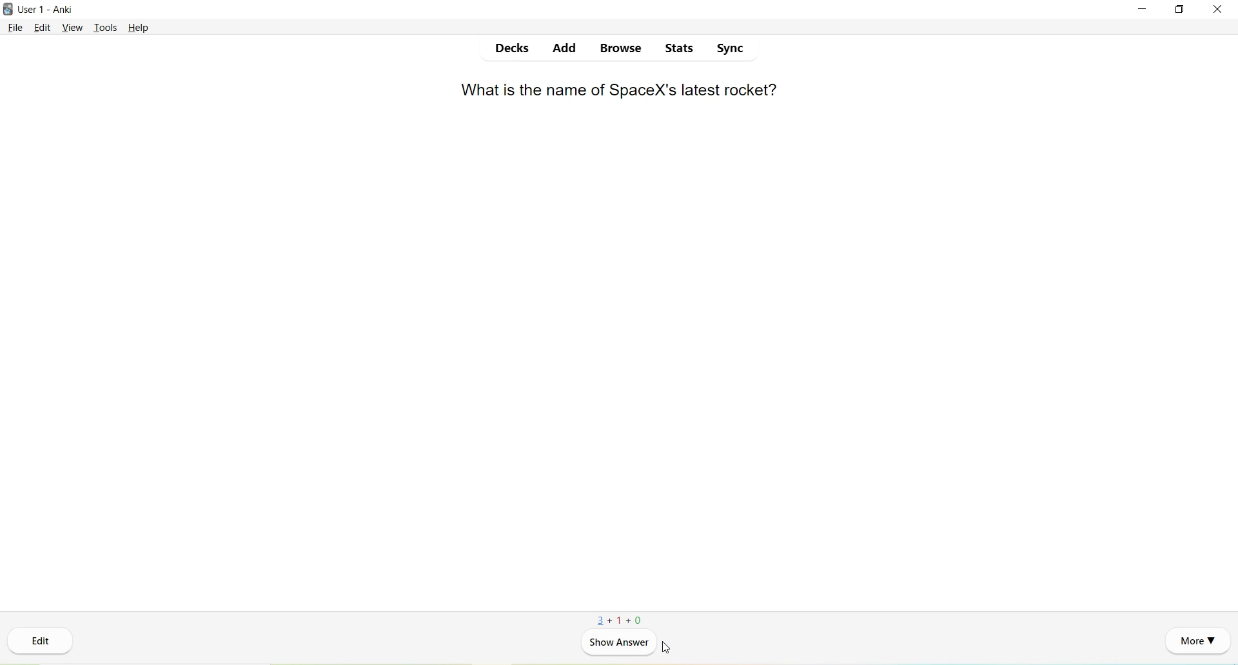 The image size is (1238, 665). I want to click on 3+1+0, so click(618, 621).